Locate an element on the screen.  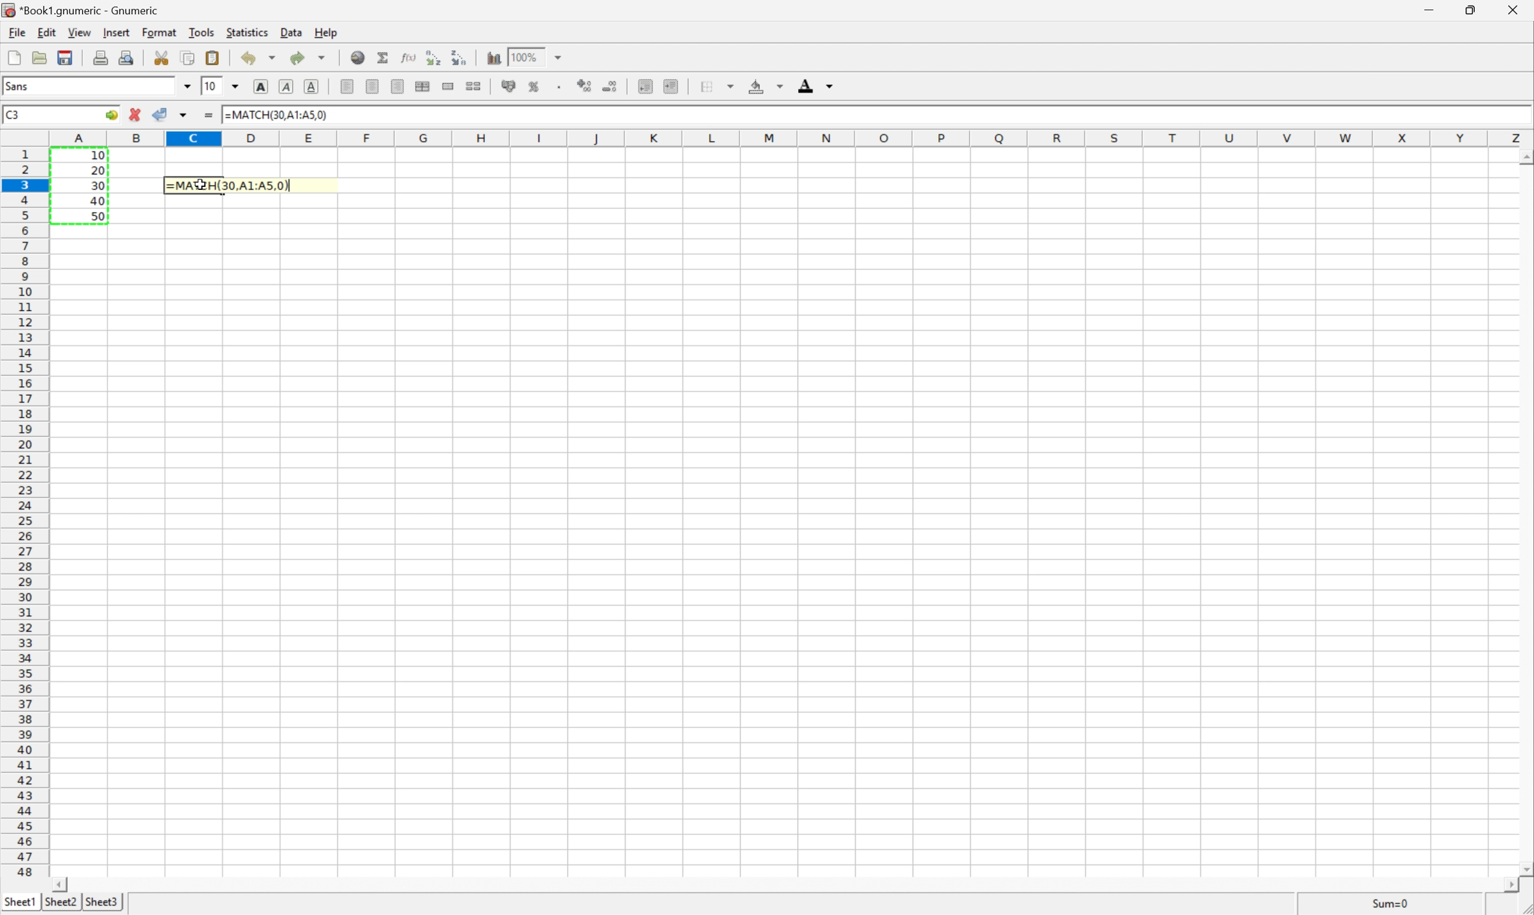
Print the current file is located at coordinates (101, 57).